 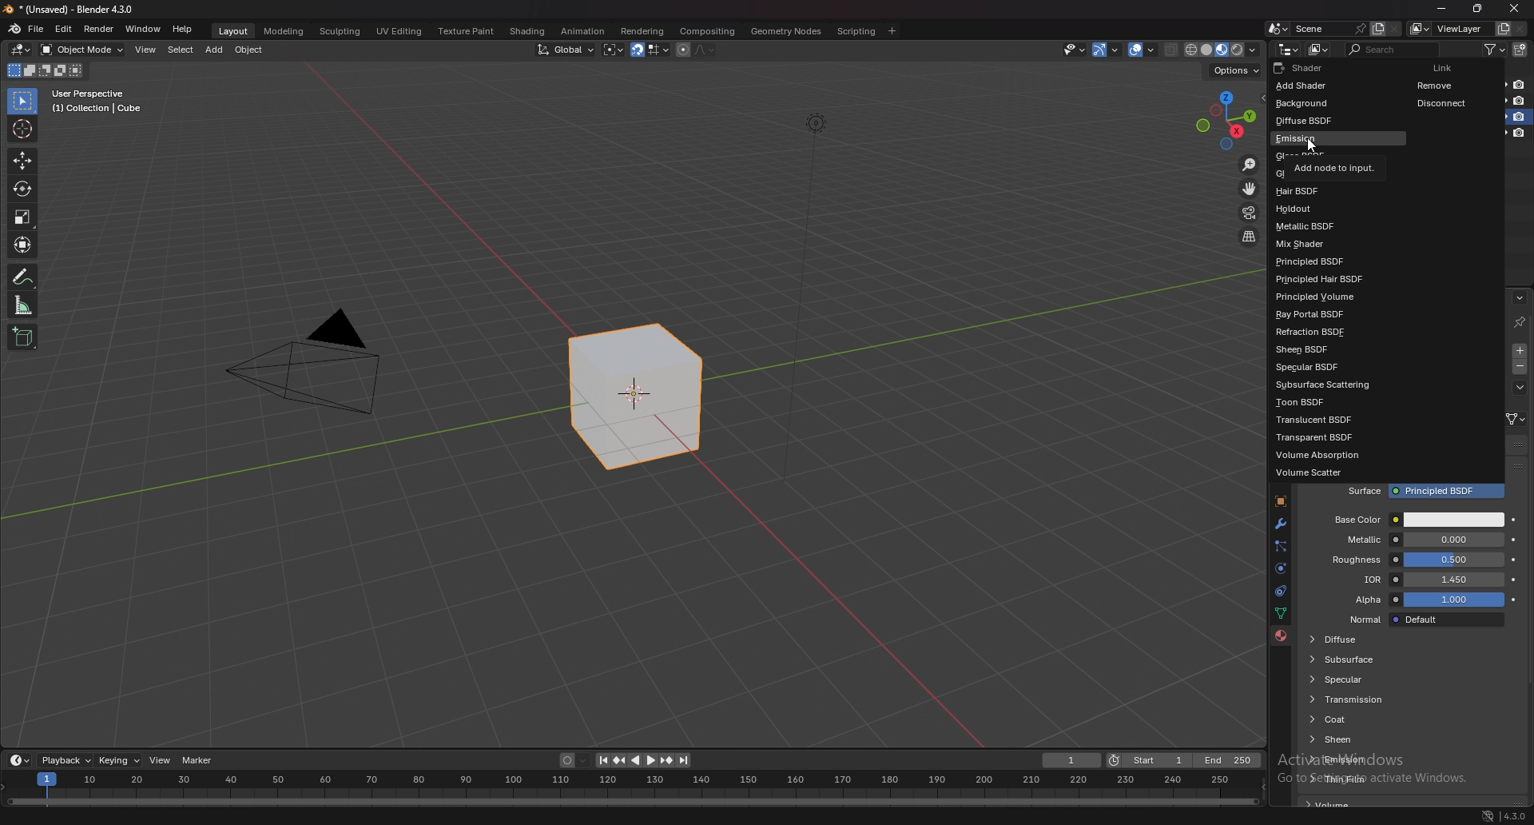 What do you see at coordinates (120, 759) in the screenshot?
I see `keying` at bounding box center [120, 759].